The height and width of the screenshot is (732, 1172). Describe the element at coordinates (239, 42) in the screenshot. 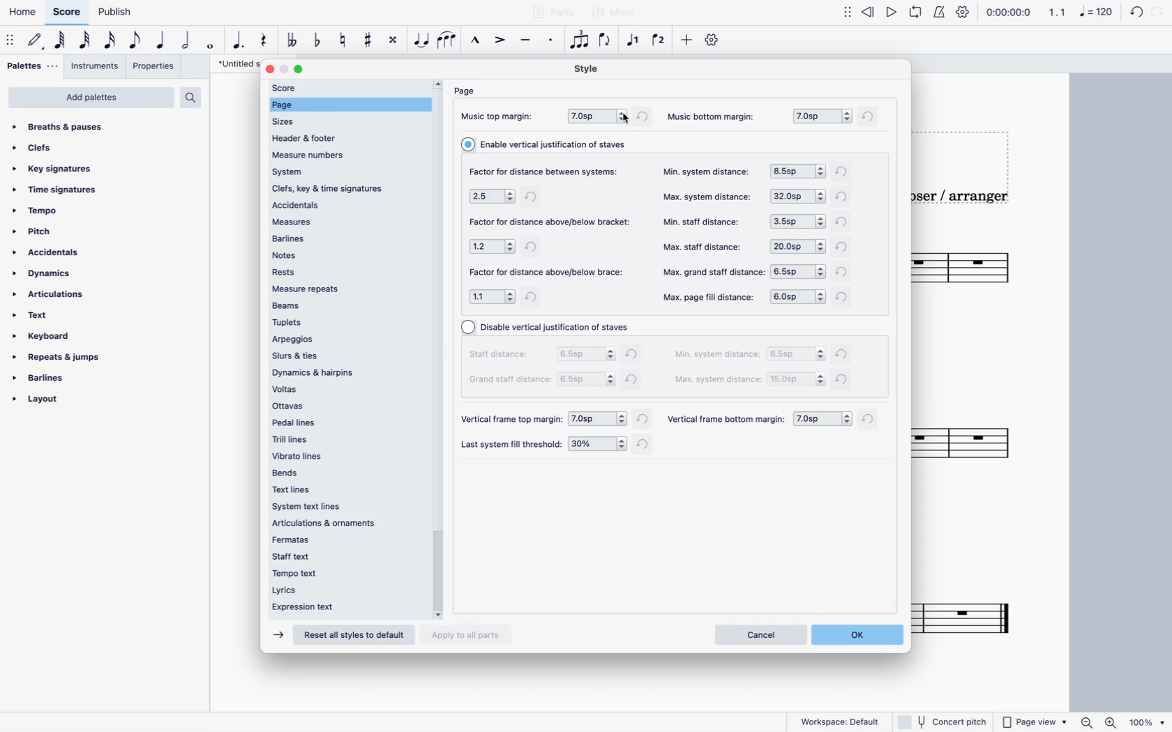

I see `augmentation dot` at that location.